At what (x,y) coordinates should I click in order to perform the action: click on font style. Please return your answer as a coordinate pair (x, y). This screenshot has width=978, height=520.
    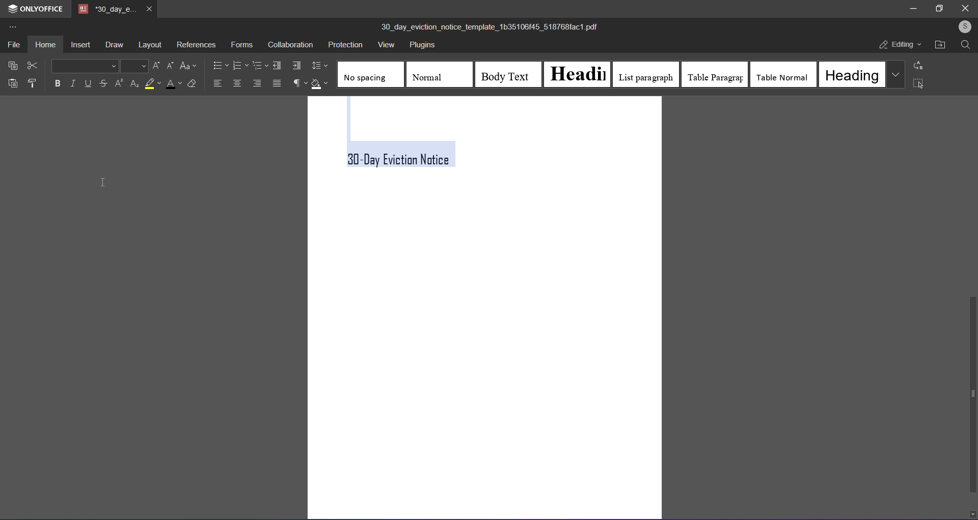
    Looking at the image, I should click on (84, 65).